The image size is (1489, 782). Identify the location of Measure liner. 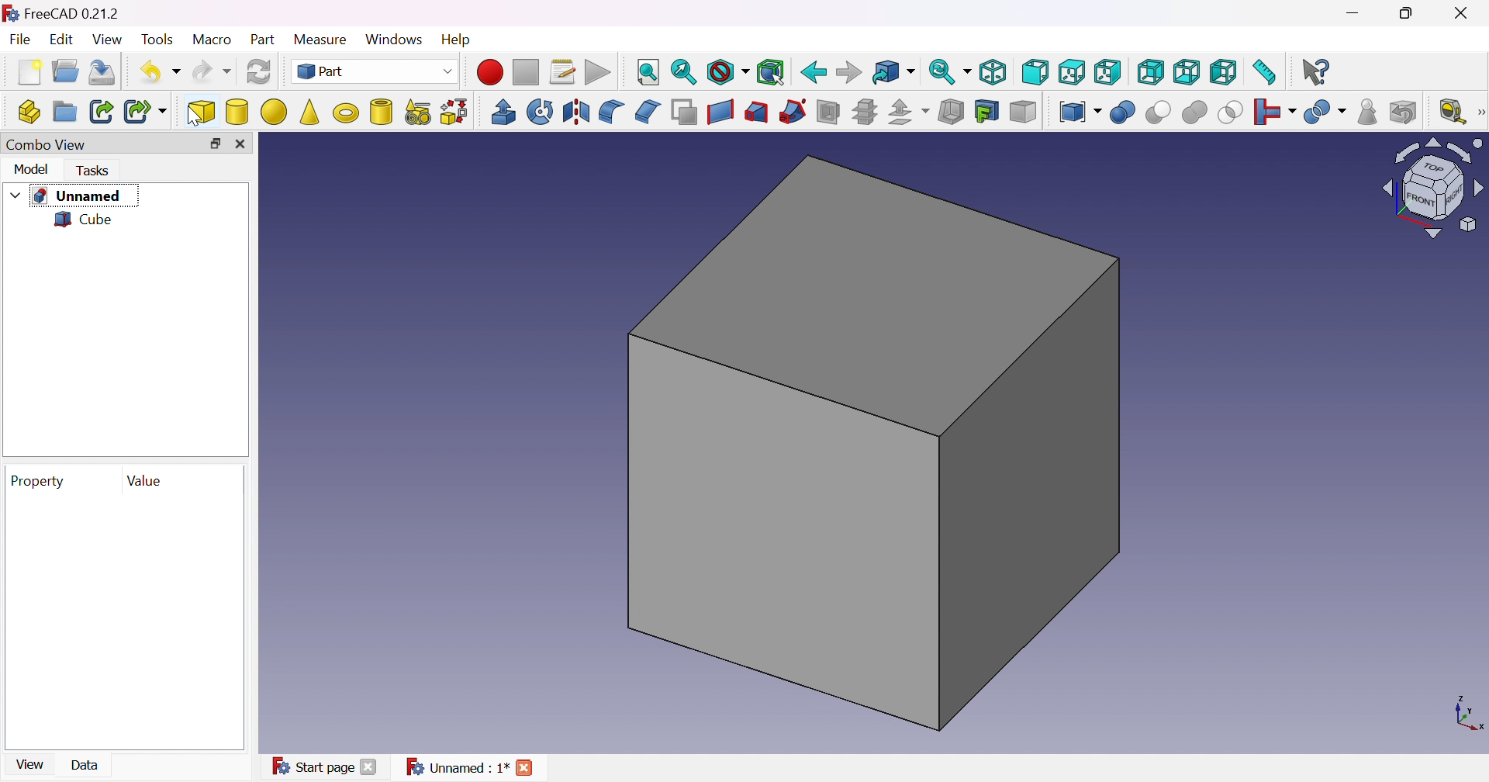
(1451, 110).